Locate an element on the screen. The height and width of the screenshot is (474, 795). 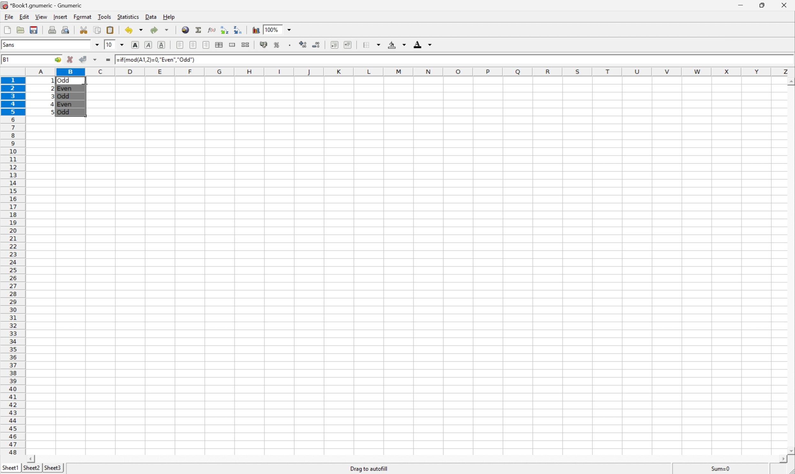
Paste clipboard is located at coordinates (110, 30).